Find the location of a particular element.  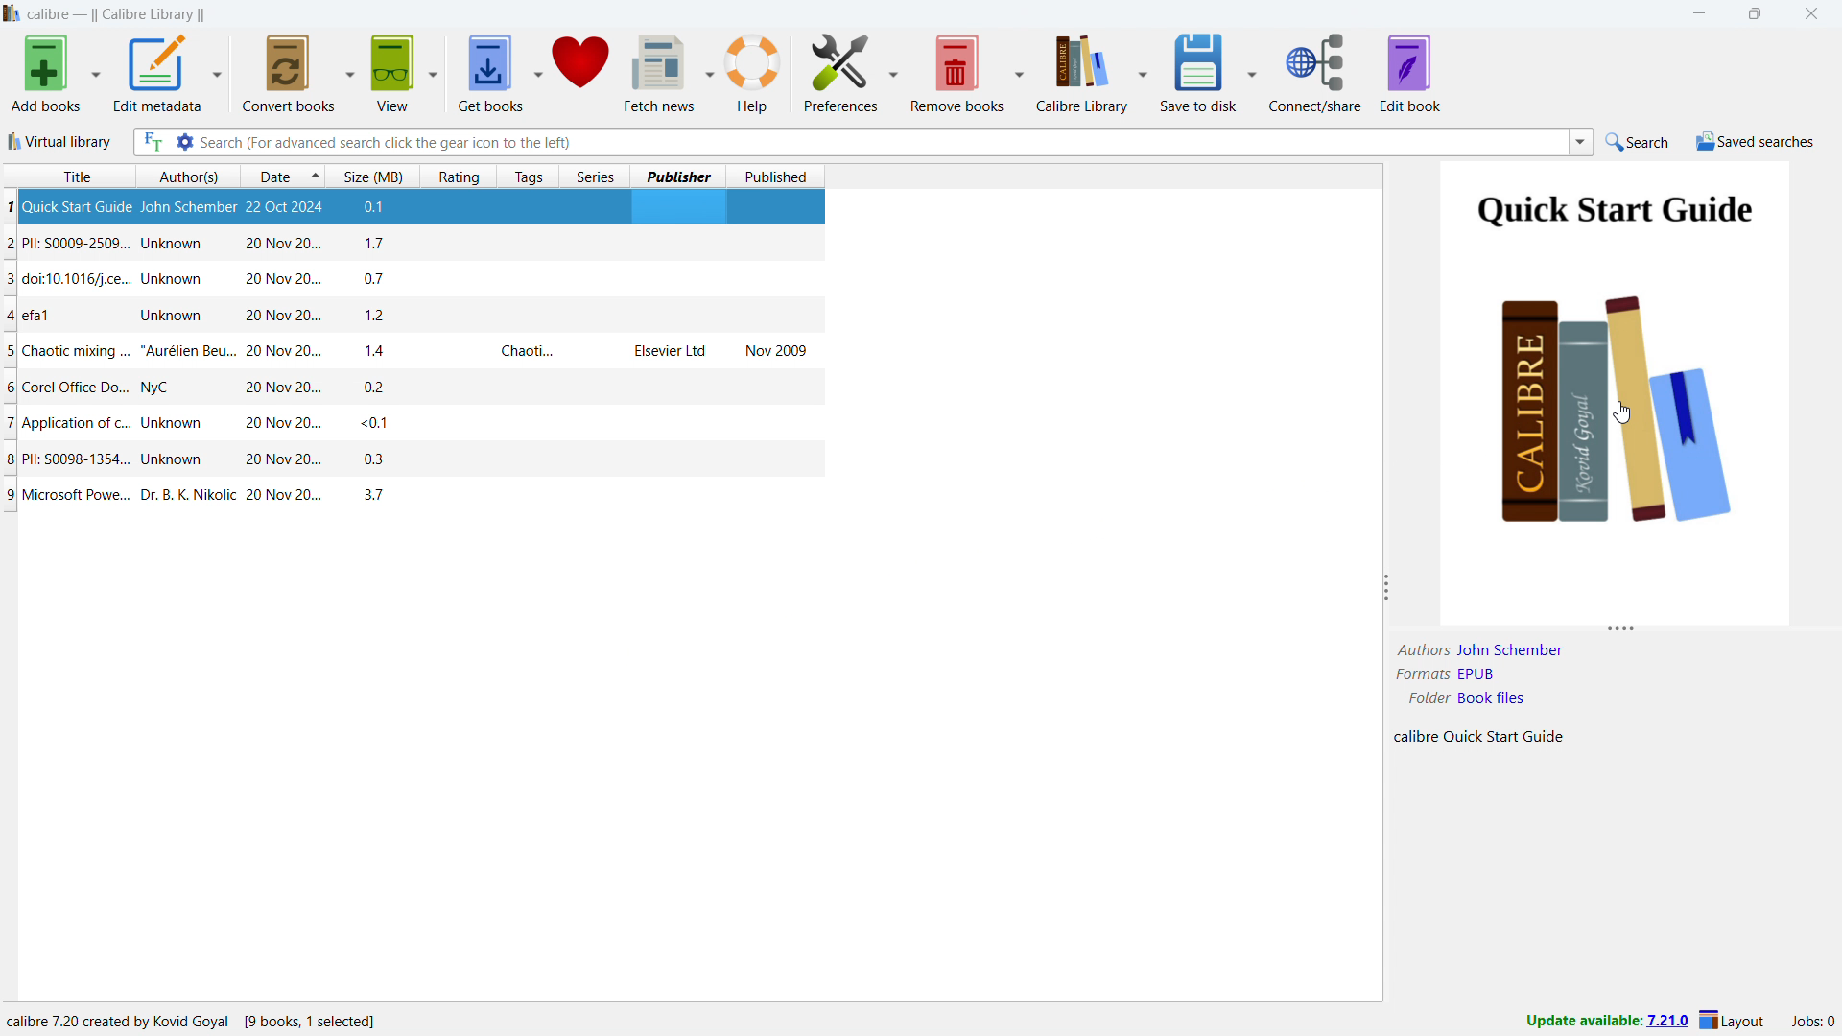

authors is located at coordinates (185, 176).